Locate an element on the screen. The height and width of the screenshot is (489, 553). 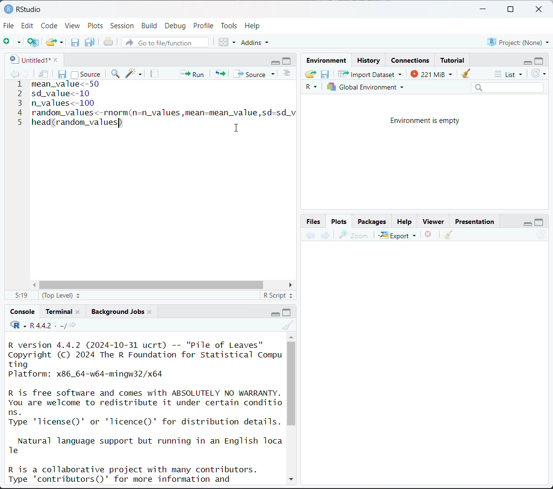
untitled1 is located at coordinates (28, 59).